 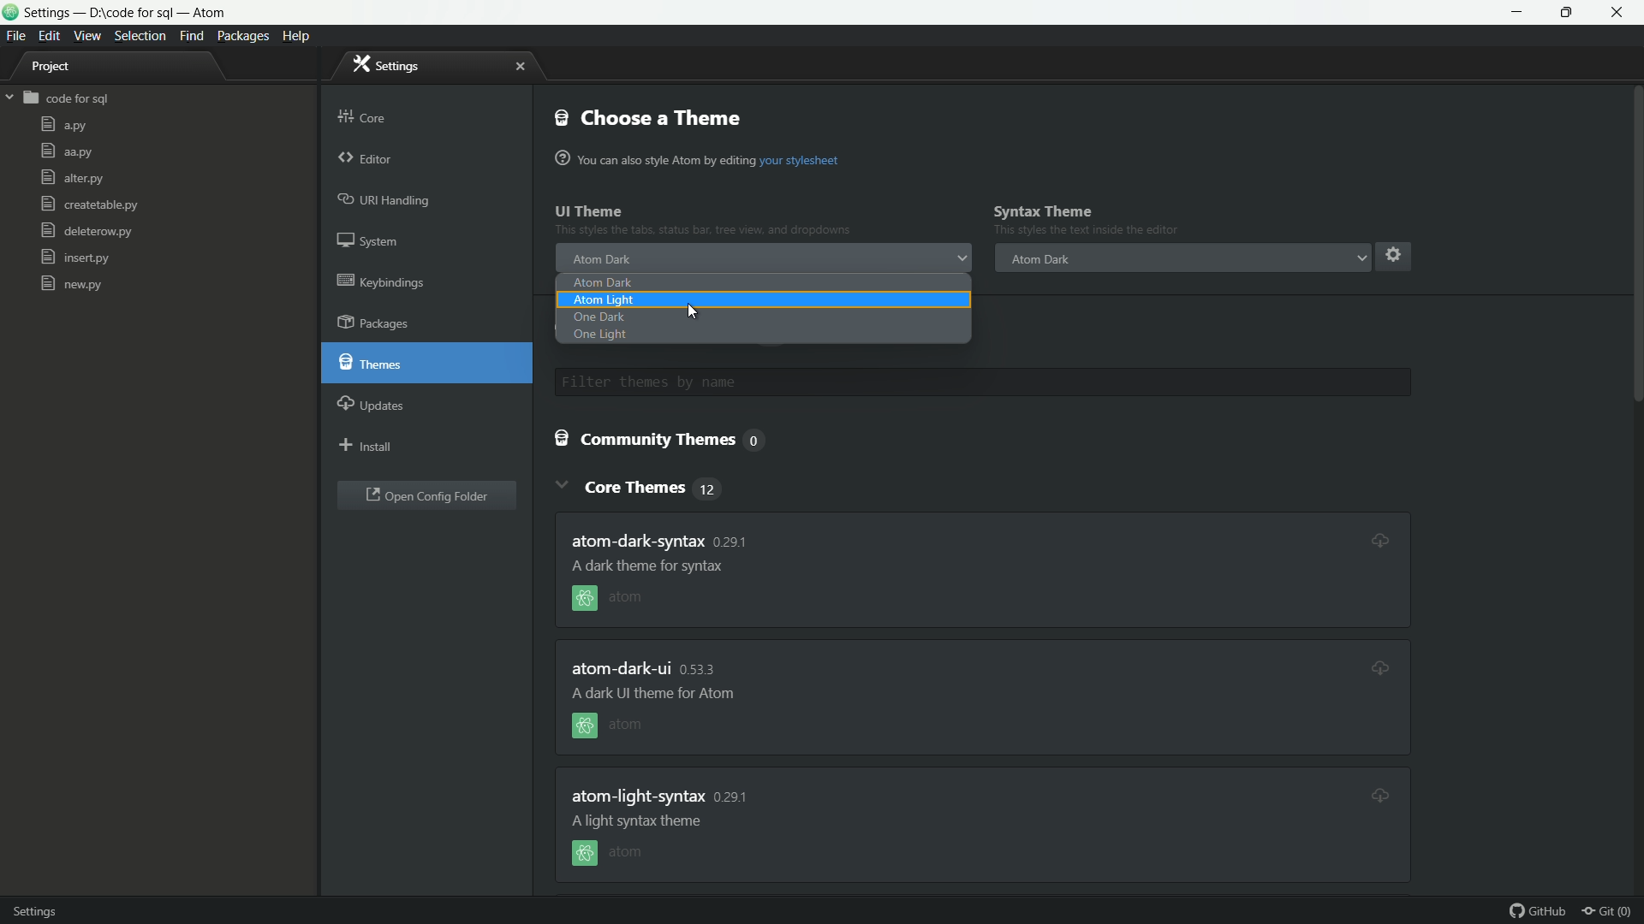 What do you see at coordinates (656, 487) in the screenshot?
I see `core themes` at bounding box center [656, 487].